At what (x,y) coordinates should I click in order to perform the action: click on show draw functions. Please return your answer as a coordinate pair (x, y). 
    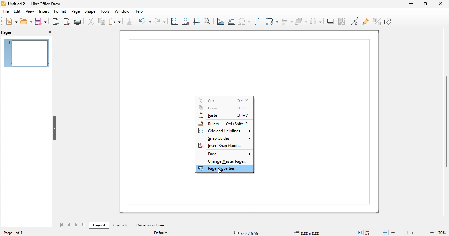
    Looking at the image, I should click on (392, 23).